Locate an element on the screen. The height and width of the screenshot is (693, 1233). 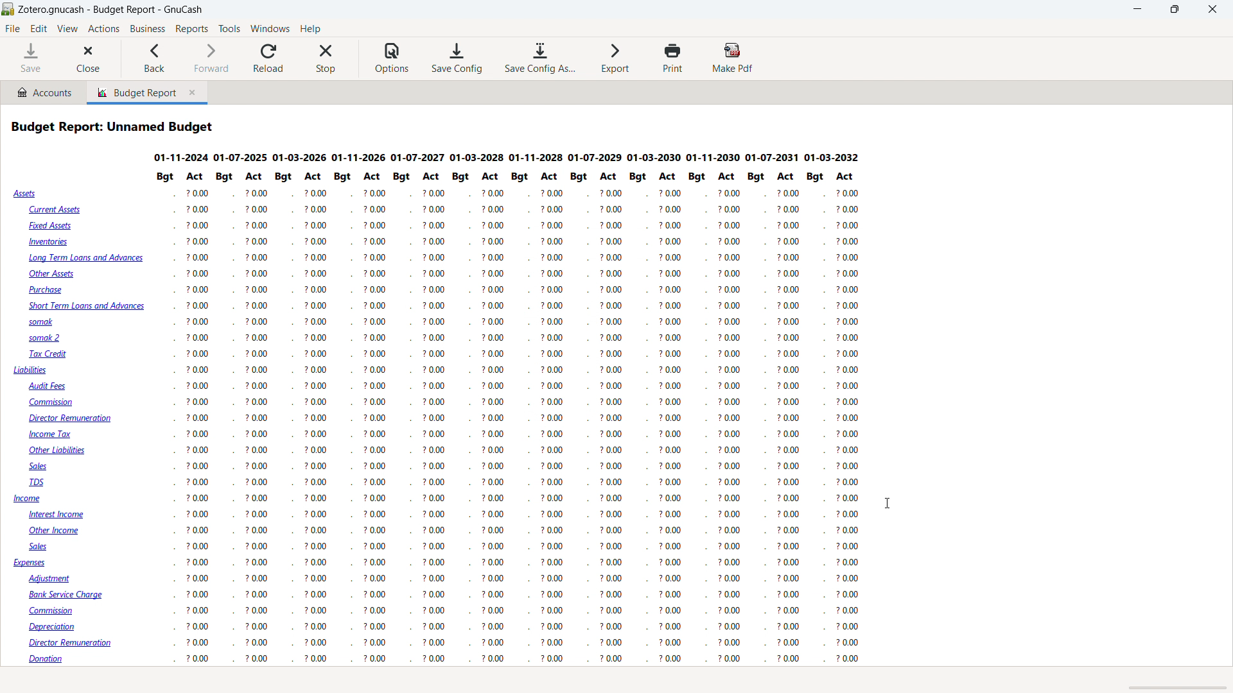
business is located at coordinates (148, 29).